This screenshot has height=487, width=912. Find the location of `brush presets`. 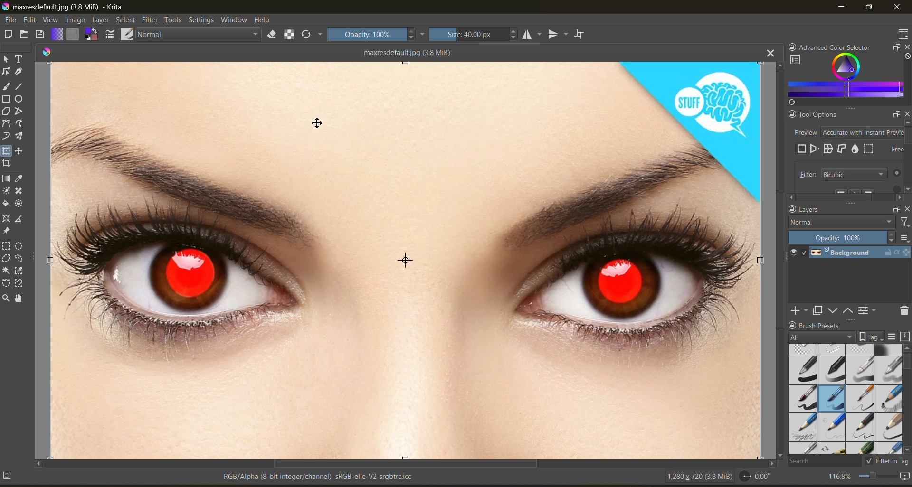

brush presets is located at coordinates (845, 398).